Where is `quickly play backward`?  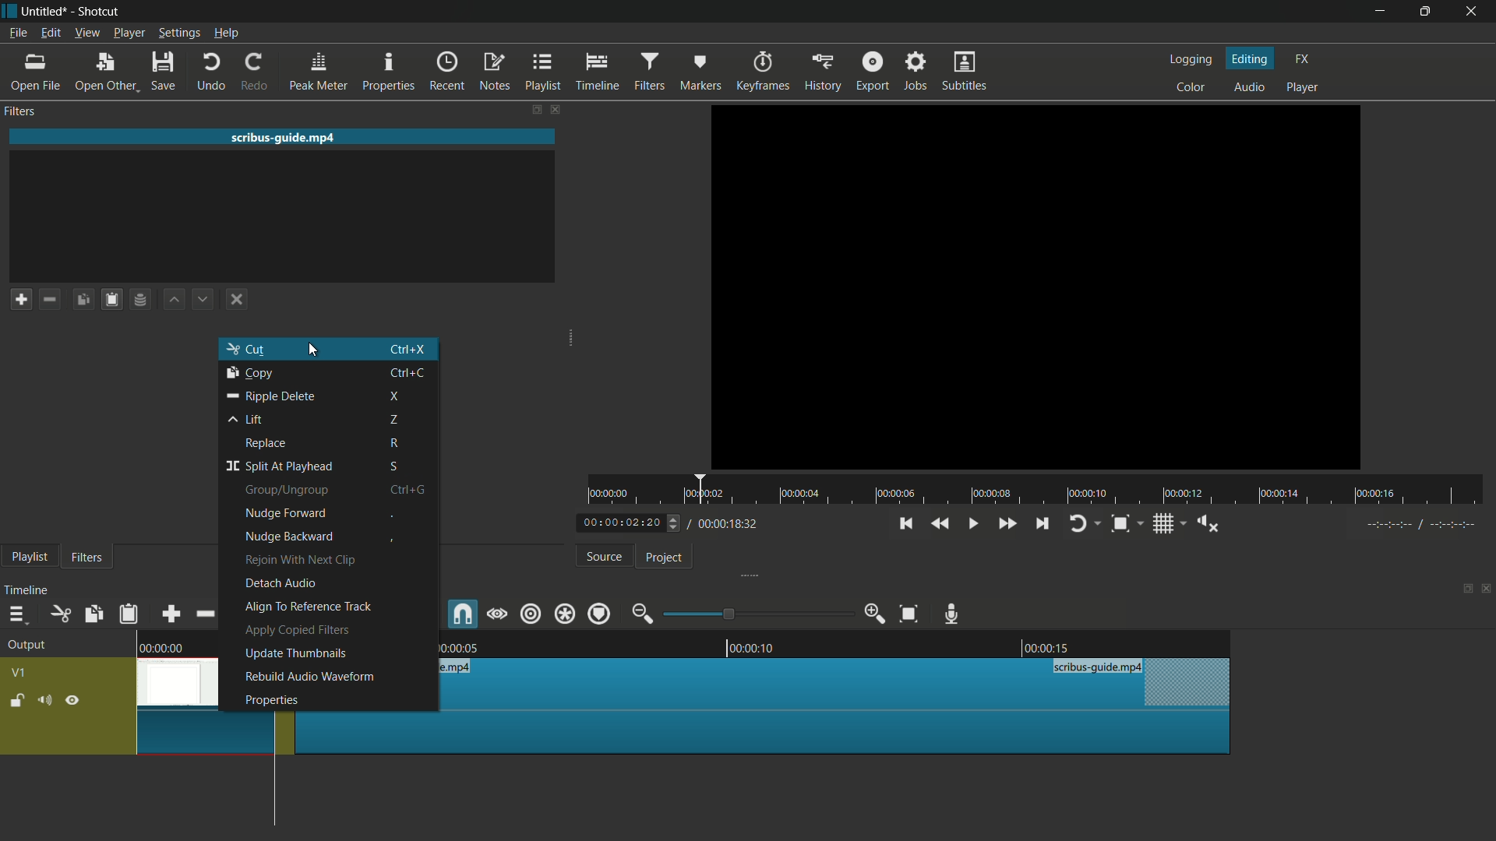 quickly play backward is located at coordinates (943, 523).